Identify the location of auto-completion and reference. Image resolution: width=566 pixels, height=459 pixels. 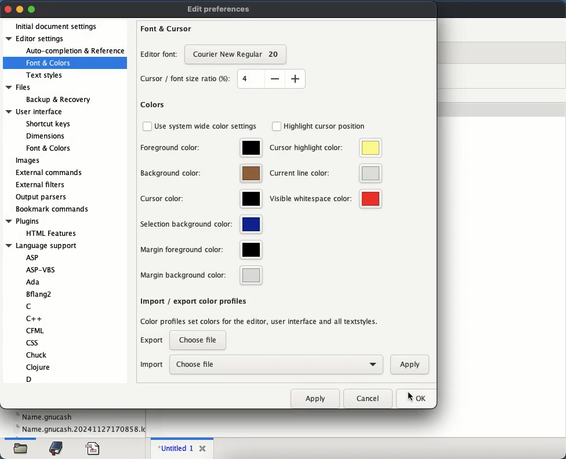
(72, 50).